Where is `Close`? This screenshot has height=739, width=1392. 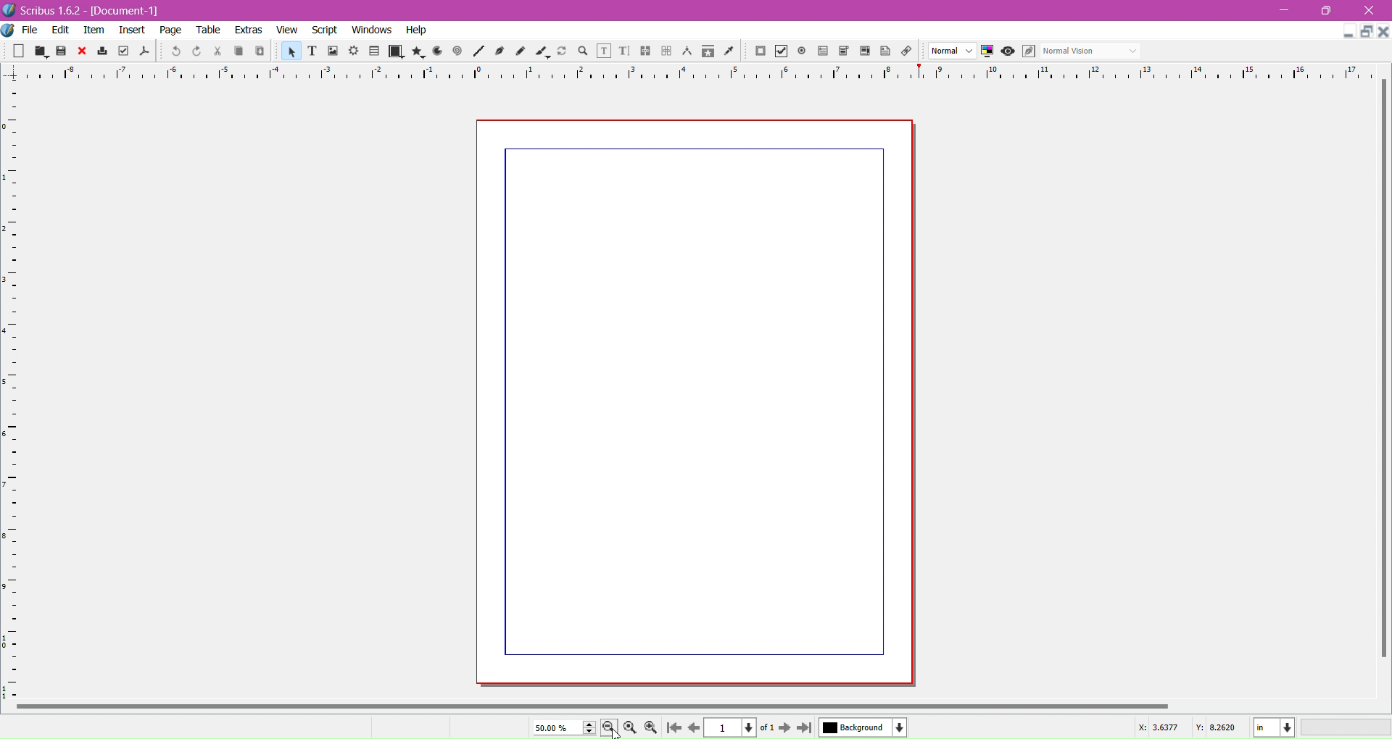
Close is located at coordinates (1369, 11).